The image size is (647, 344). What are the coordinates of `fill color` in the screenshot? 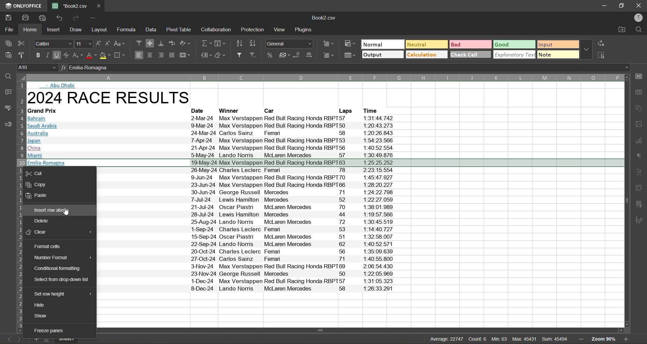 It's located at (105, 56).